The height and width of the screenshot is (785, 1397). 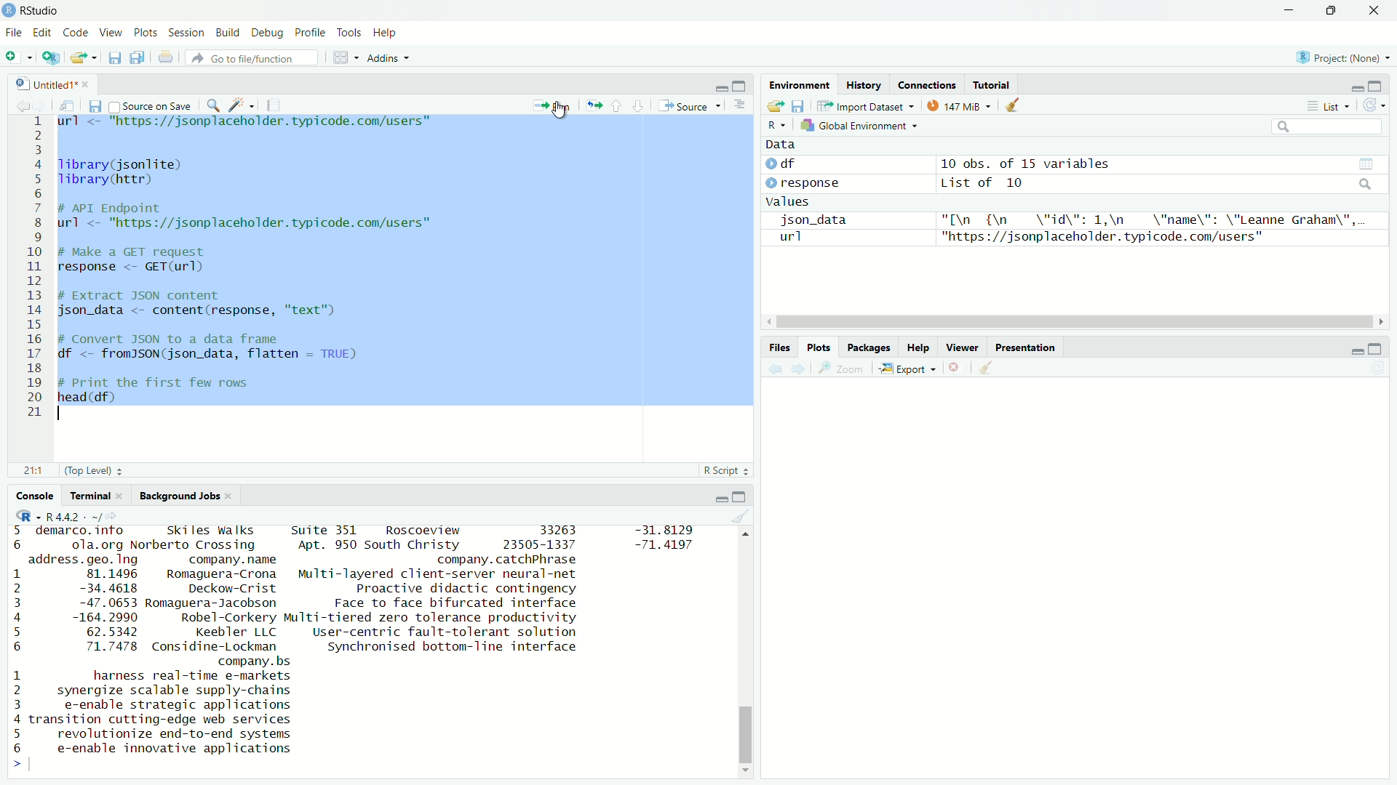 What do you see at coordinates (1016, 105) in the screenshot?
I see `Clear objects` at bounding box center [1016, 105].